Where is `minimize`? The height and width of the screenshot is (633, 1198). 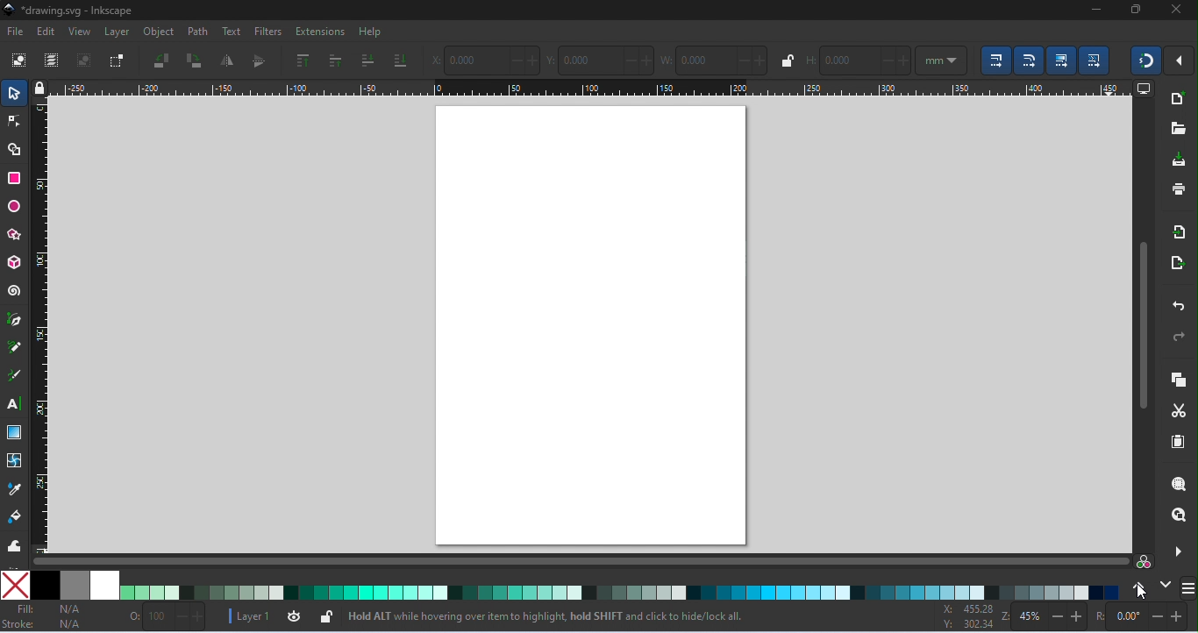
minimize is located at coordinates (1096, 11).